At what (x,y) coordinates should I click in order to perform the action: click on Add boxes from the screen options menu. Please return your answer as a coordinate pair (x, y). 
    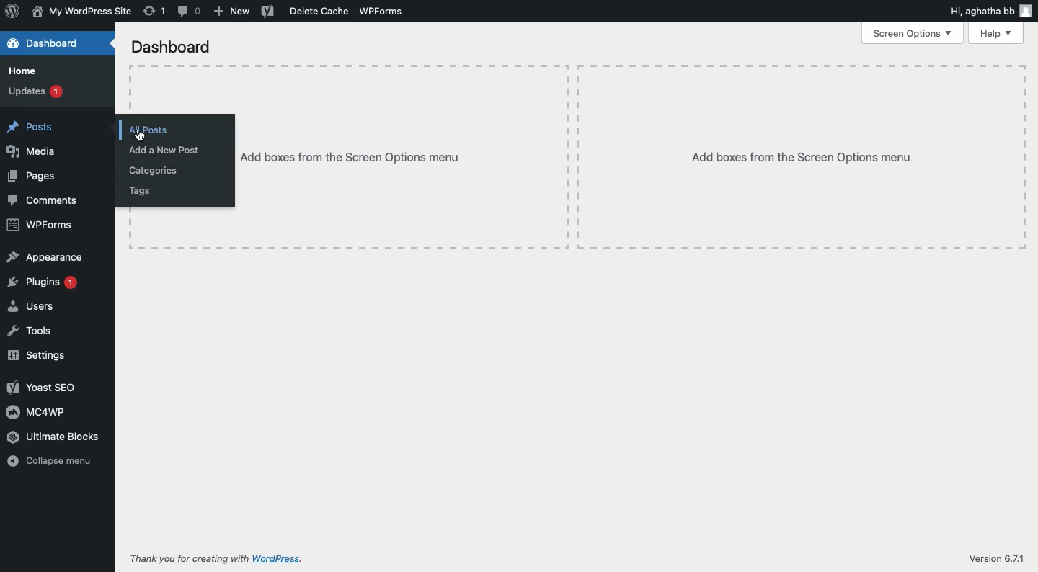
    Looking at the image, I should click on (403, 157).